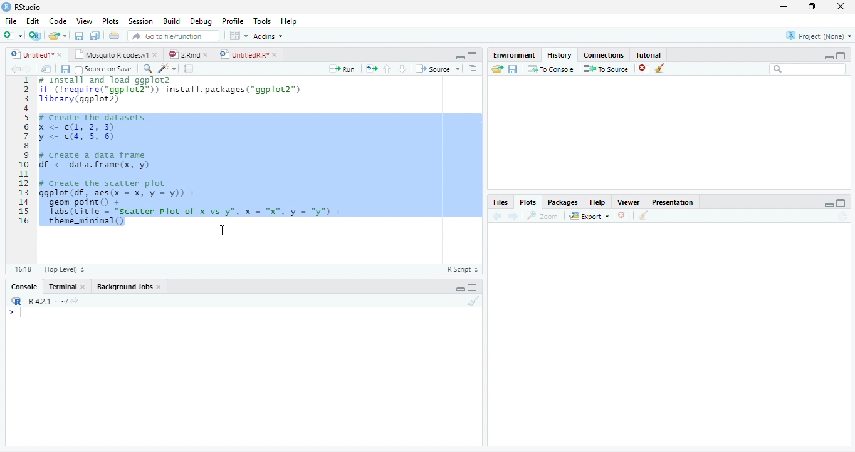 The image size is (855, 452). Describe the element at coordinates (437, 69) in the screenshot. I see `Source` at that location.